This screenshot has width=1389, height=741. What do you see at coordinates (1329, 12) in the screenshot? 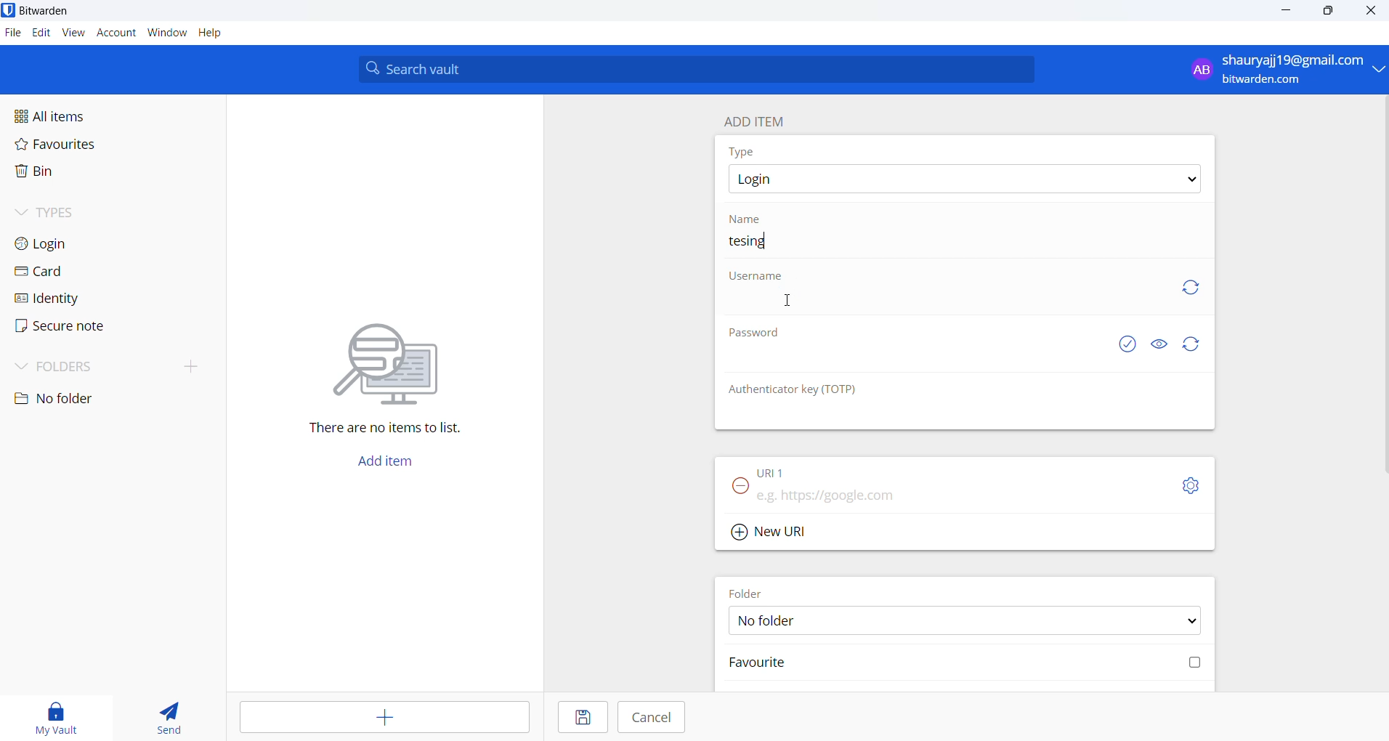
I see `maximize` at bounding box center [1329, 12].